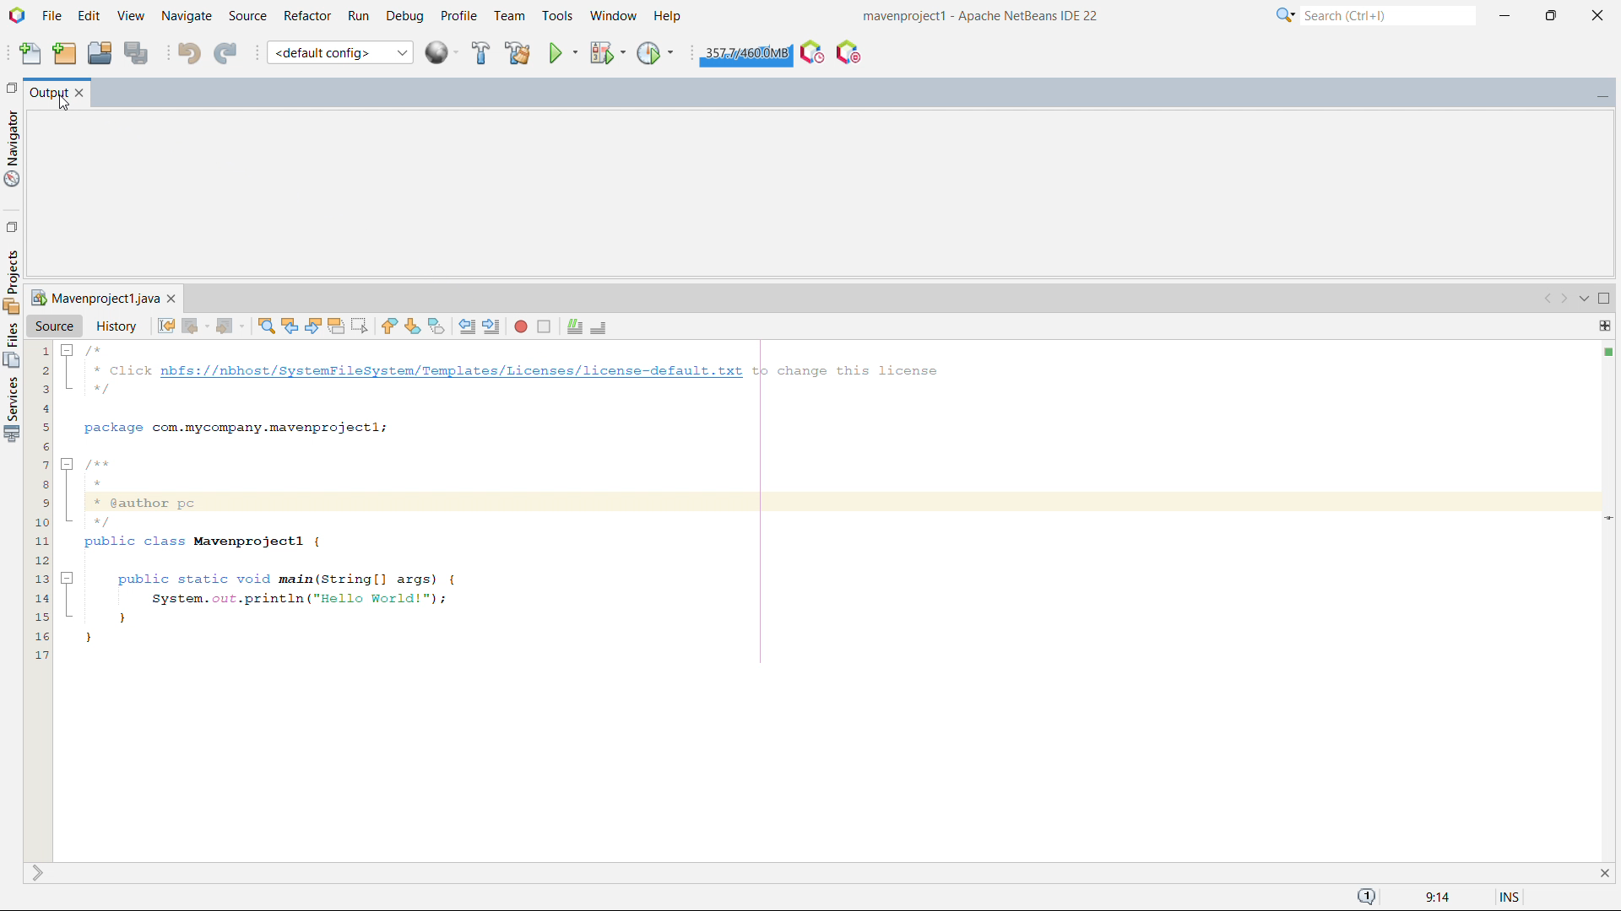 Image resolution: width=1621 pixels, height=911 pixels. I want to click on minimize winow group, so click(1602, 94).